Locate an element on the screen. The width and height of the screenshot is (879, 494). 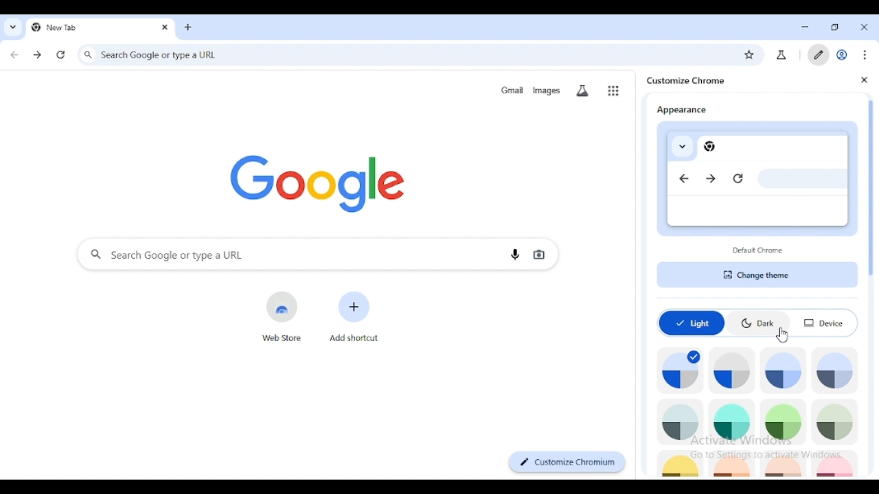
add shortcut is located at coordinates (353, 316).